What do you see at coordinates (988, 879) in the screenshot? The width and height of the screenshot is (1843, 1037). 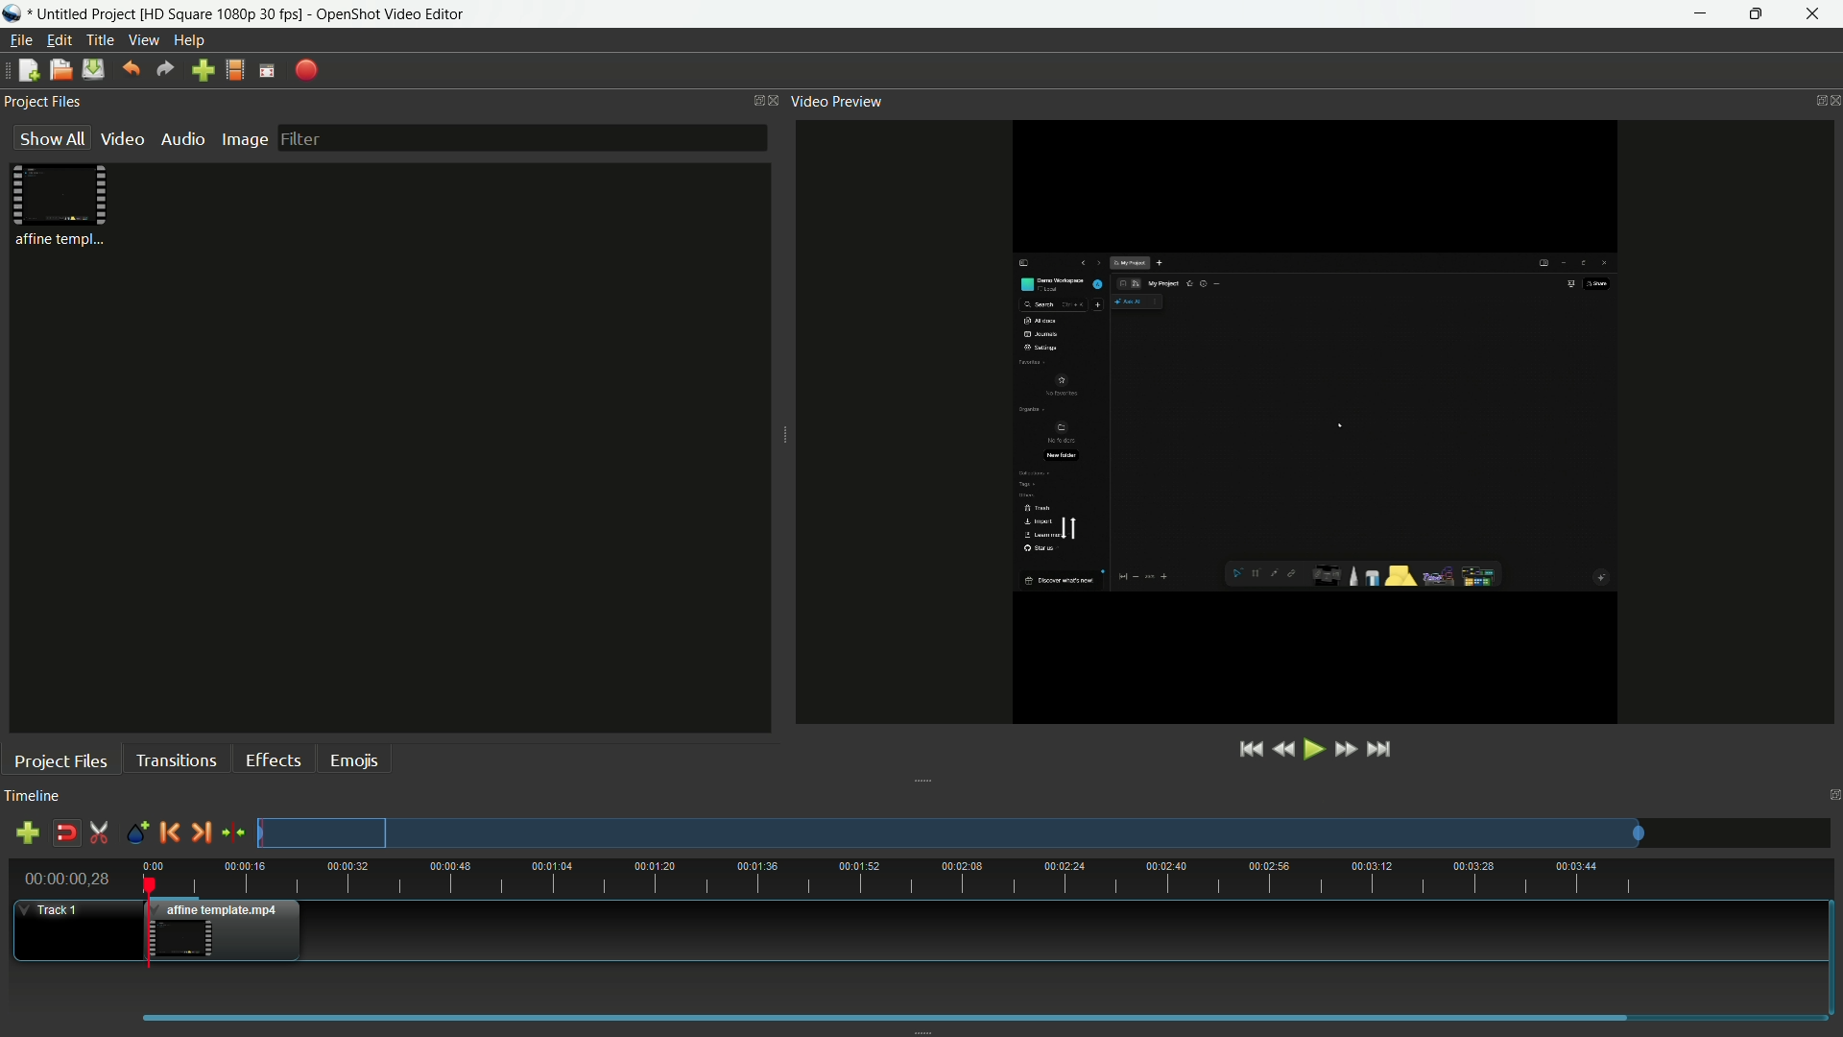 I see `time` at bounding box center [988, 879].